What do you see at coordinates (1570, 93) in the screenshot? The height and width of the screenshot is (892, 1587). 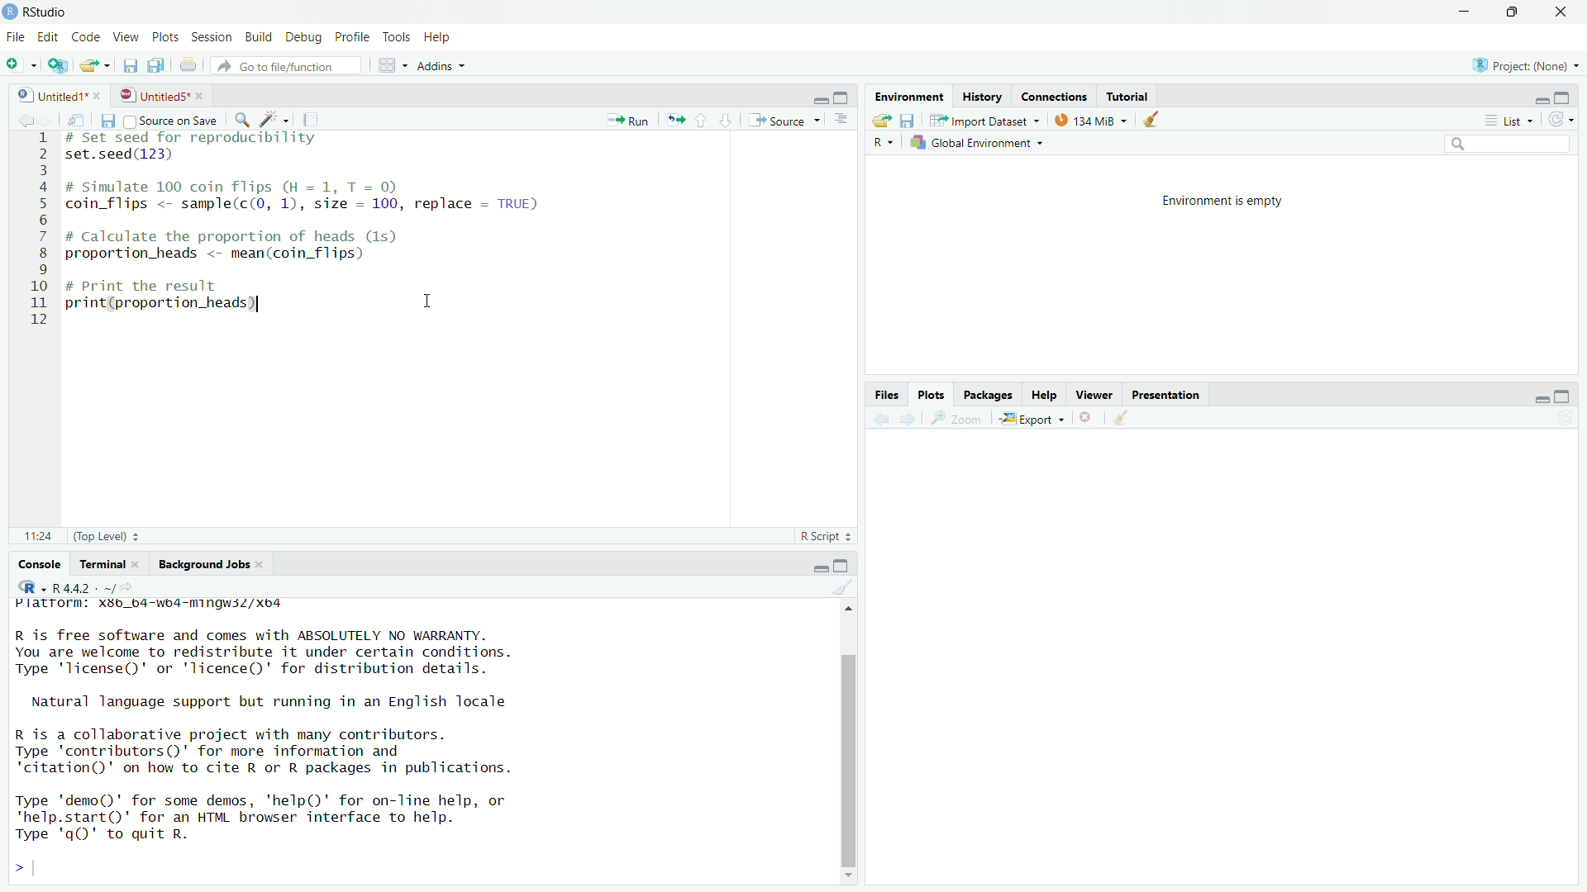 I see `maximize` at bounding box center [1570, 93].